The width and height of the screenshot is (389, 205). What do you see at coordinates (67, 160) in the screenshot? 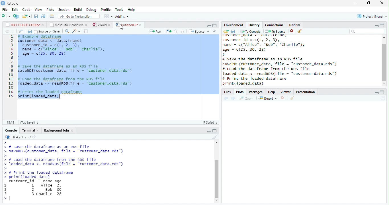
I see `>> # Load the datarrame Trom the RDS Tile> loaded_data <- readRDs(file = "customer_data.rds")` at bounding box center [67, 160].